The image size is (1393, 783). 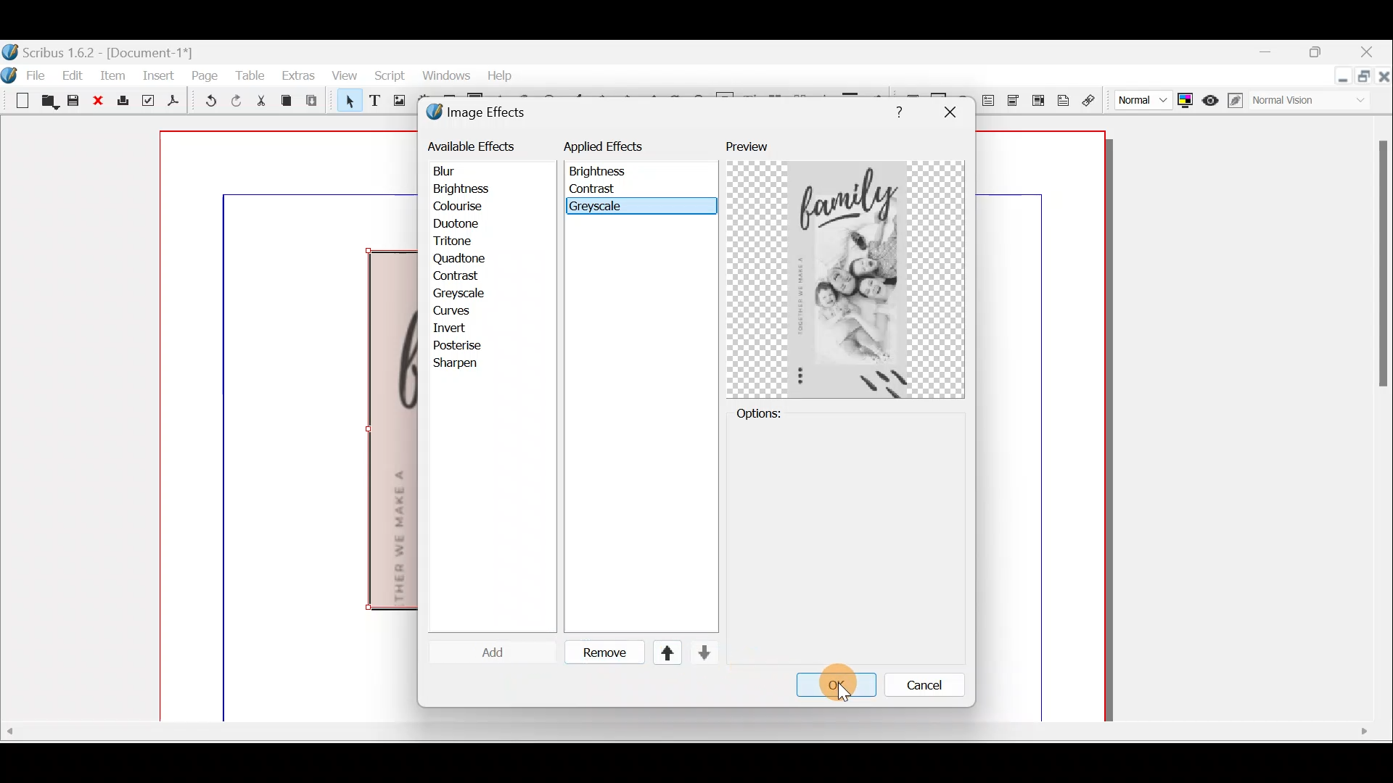 What do you see at coordinates (1015, 105) in the screenshot?
I see `PDF combo box` at bounding box center [1015, 105].